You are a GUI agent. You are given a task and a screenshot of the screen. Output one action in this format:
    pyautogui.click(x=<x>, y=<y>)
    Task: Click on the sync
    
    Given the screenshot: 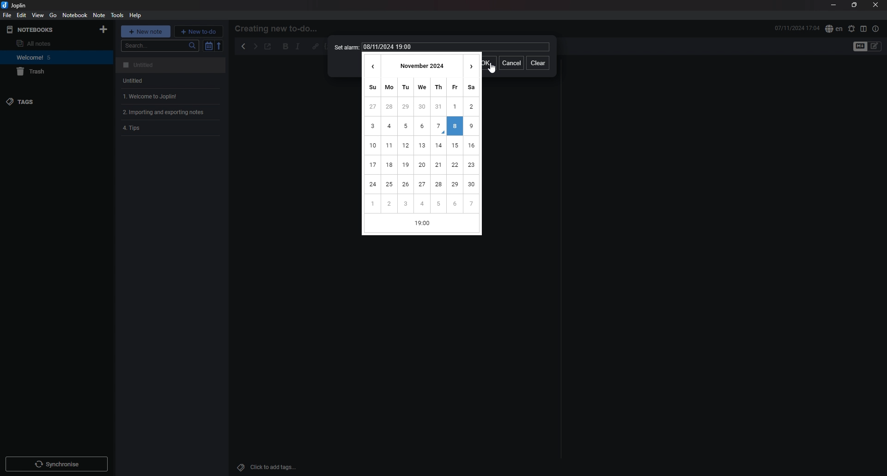 What is the action you would take?
    pyautogui.click(x=56, y=464)
    